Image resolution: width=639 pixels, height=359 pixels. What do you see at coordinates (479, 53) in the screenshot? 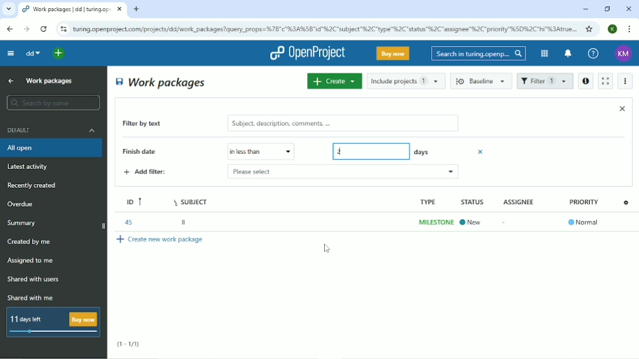
I see `Search` at bounding box center [479, 53].